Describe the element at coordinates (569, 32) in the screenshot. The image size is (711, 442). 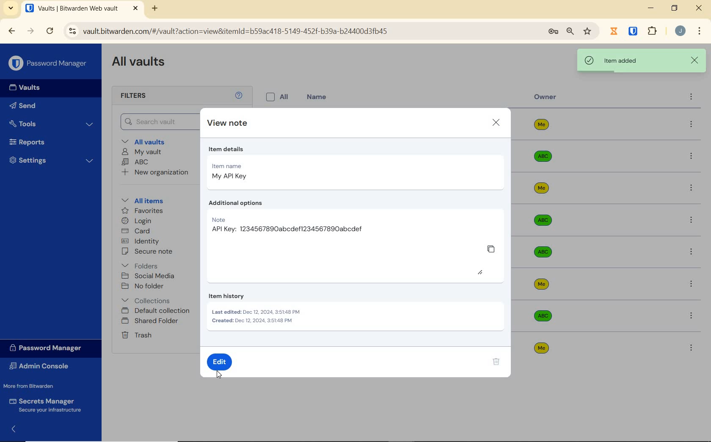
I see `zoom` at that location.